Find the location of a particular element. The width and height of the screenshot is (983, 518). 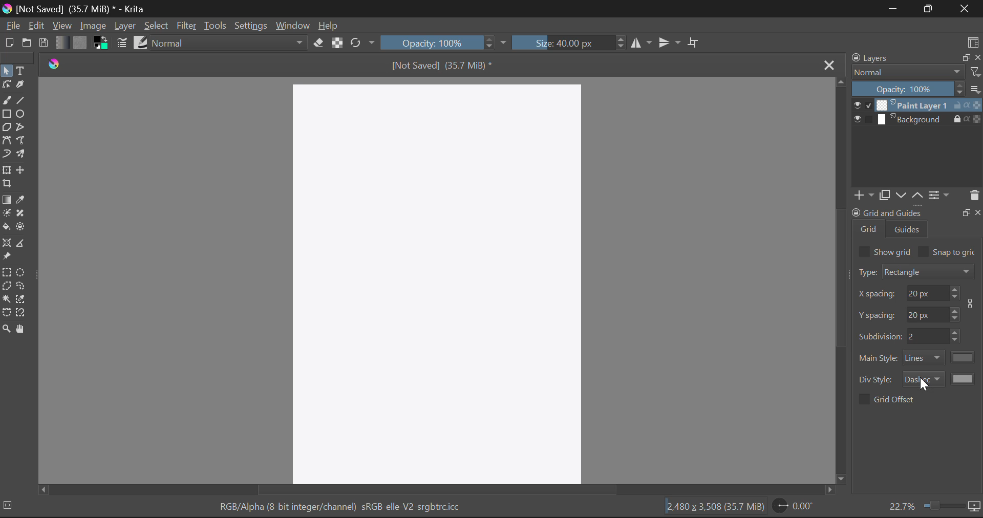

Layer is located at coordinates (125, 26).